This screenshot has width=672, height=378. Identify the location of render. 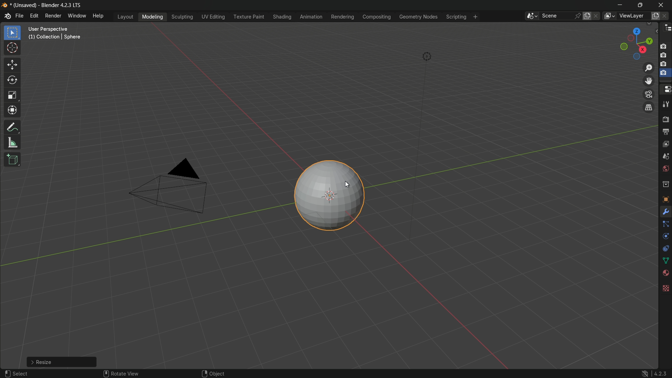
(665, 120).